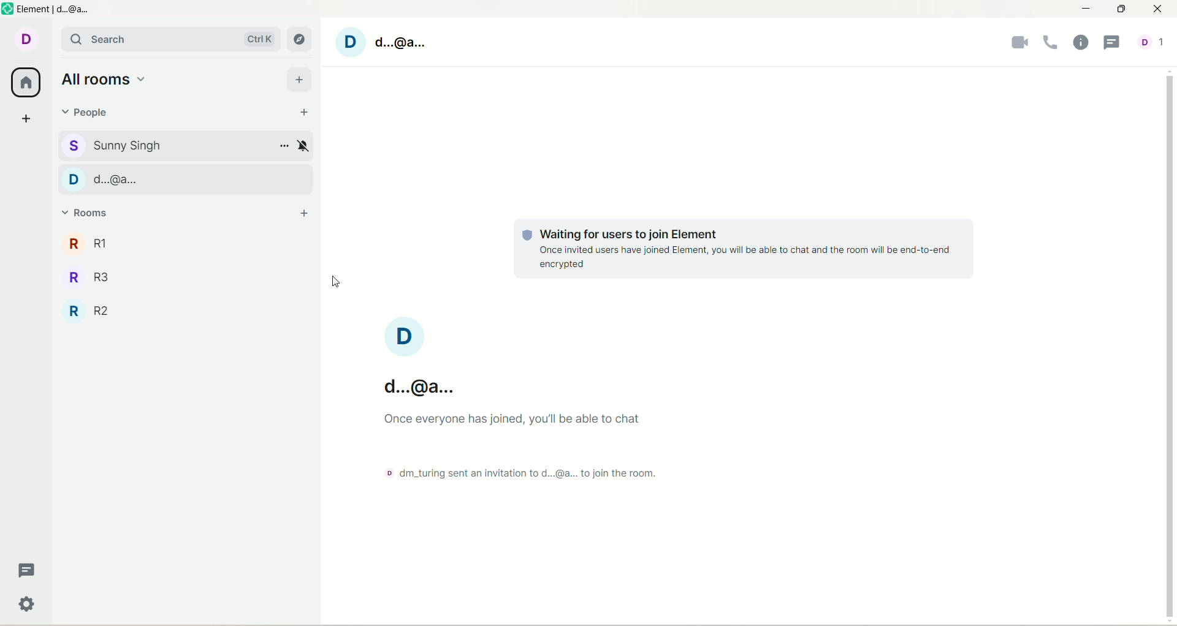 The height and width of the screenshot is (626, 1177). What do you see at coordinates (8, 9) in the screenshot?
I see `logo` at bounding box center [8, 9].